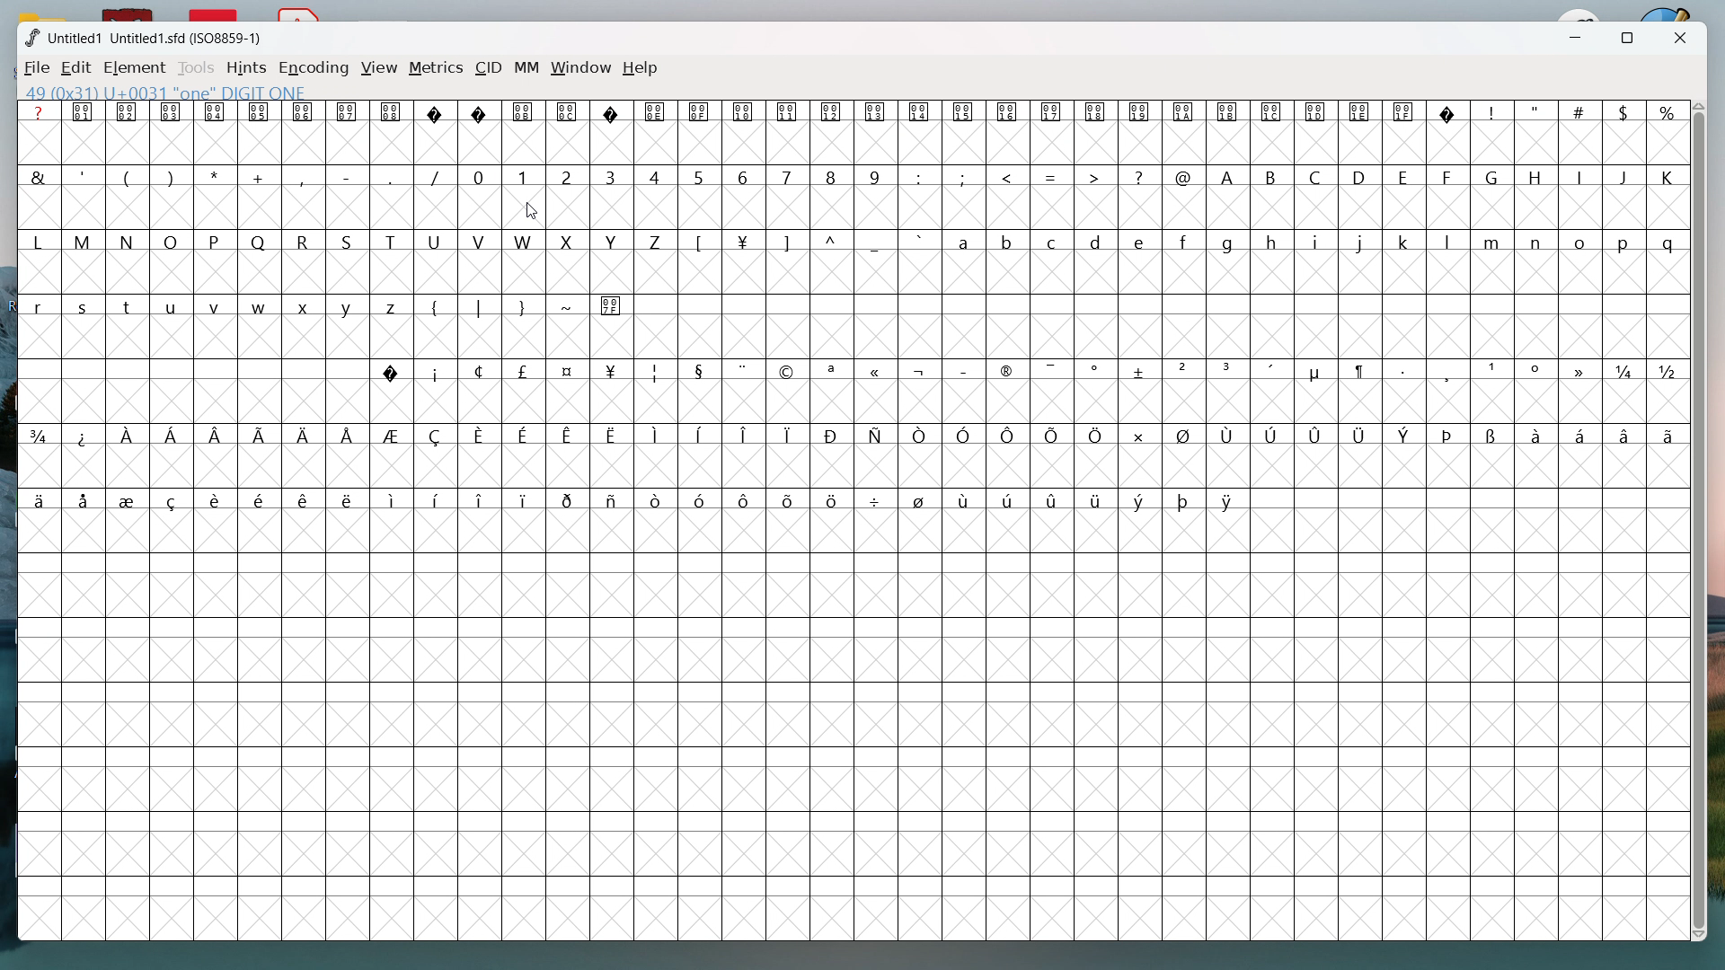  Describe the element at coordinates (84, 174) in the screenshot. I see `'` at that location.